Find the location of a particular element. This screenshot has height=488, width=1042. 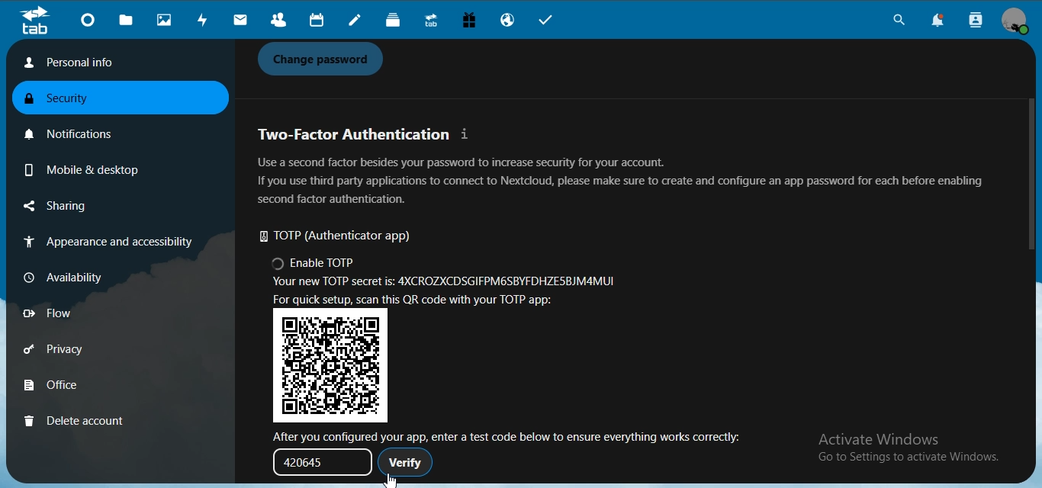

personal info is located at coordinates (114, 63).